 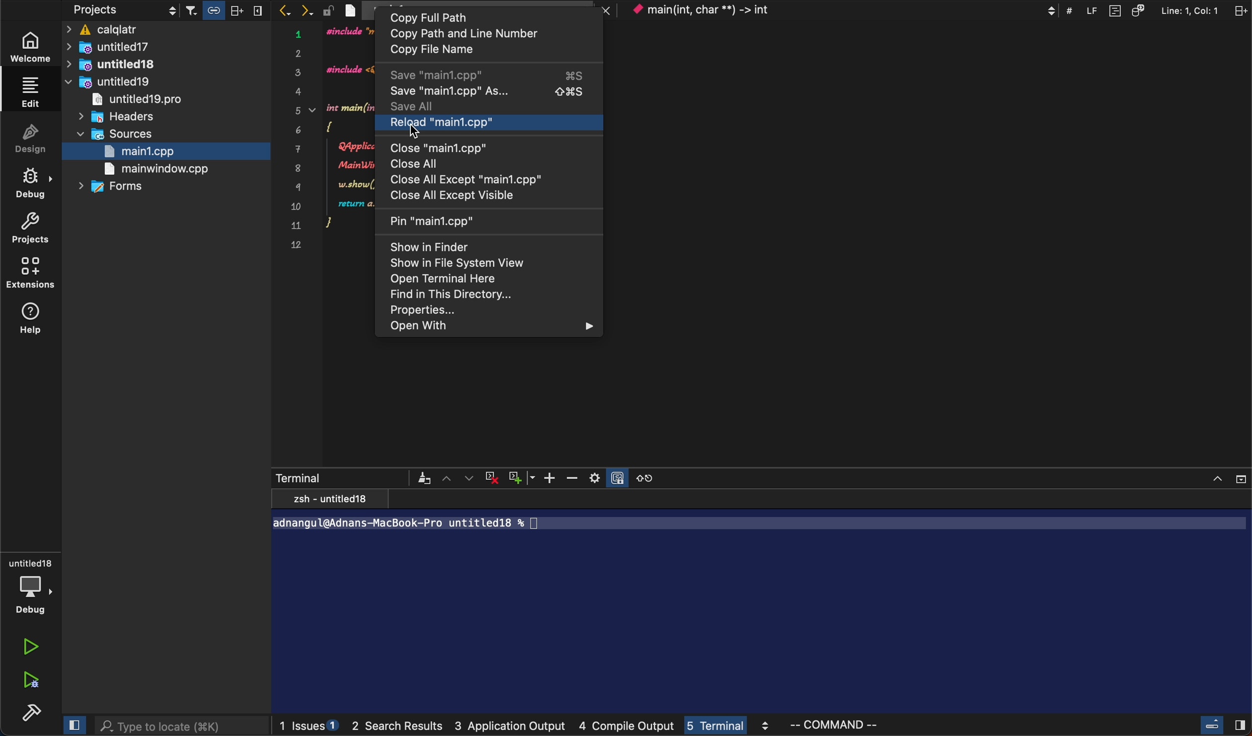 I want to click on open with, so click(x=490, y=326).